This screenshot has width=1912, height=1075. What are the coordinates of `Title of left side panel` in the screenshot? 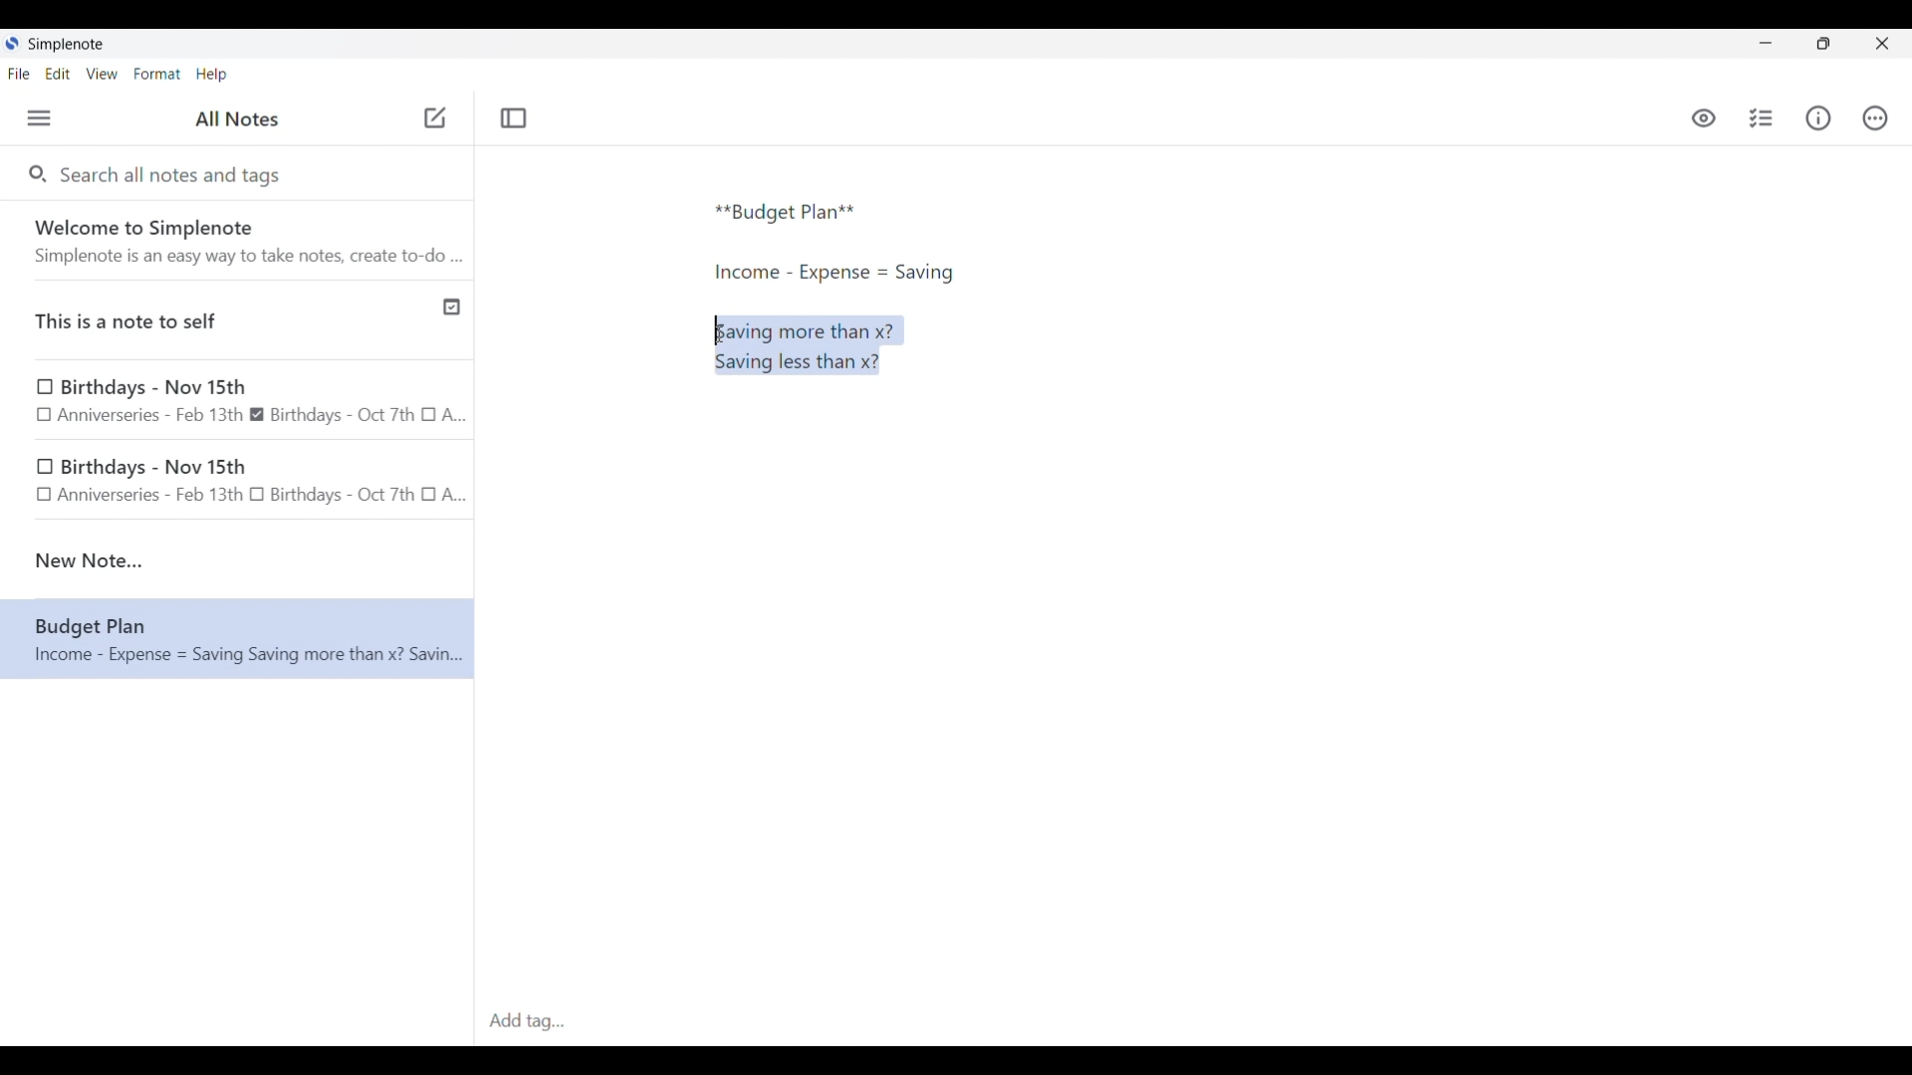 It's located at (237, 119).